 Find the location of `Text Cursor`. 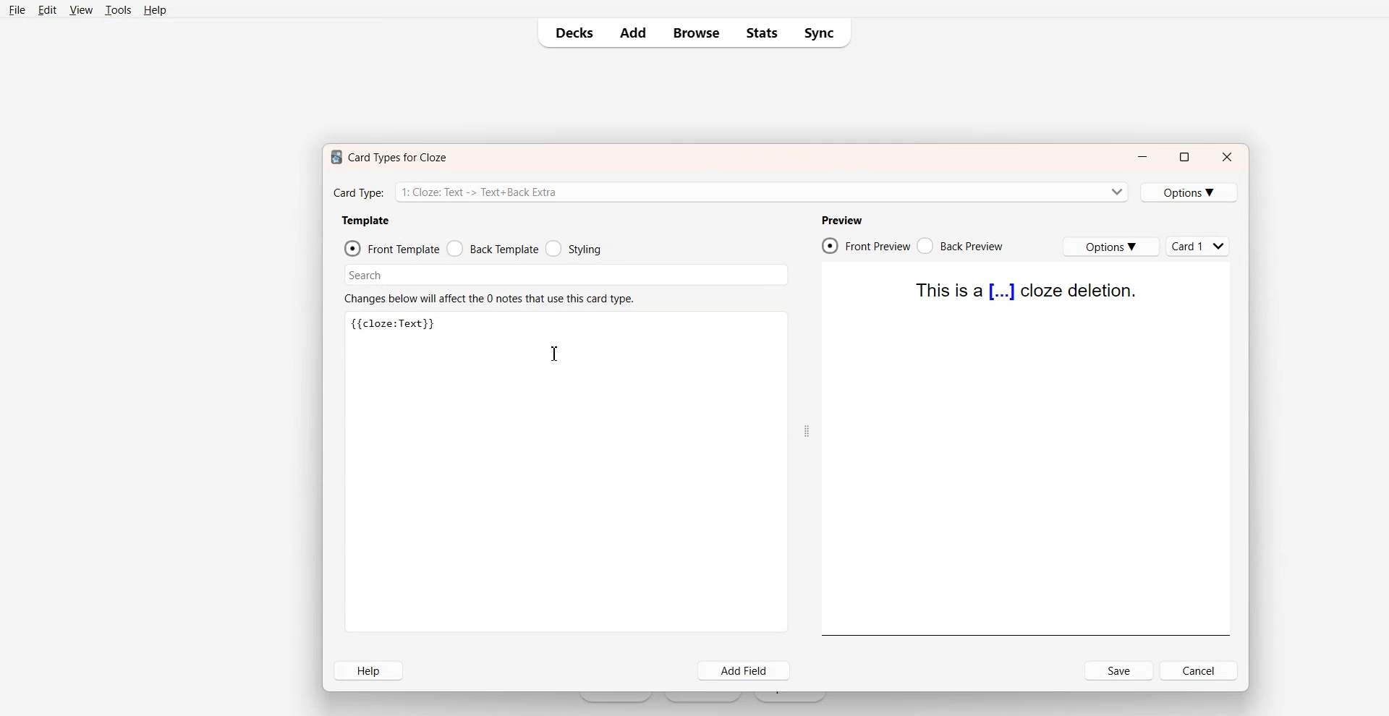

Text Cursor is located at coordinates (553, 354).